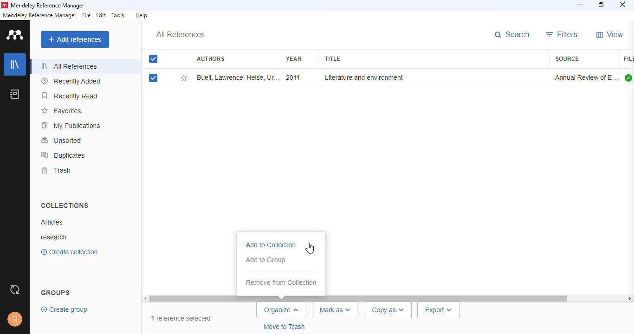 Image resolution: width=634 pixels, height=334 pixels. What do you see at coordinates (70, 66) in the screenshot?
I see `all references` at bounding box center [70, 66].